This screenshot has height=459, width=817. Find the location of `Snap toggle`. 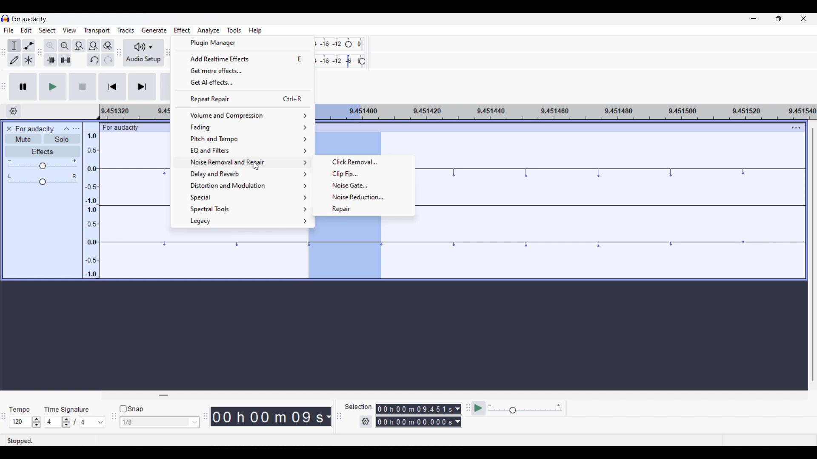

Snap toggle is located at coordinates (131, 408).